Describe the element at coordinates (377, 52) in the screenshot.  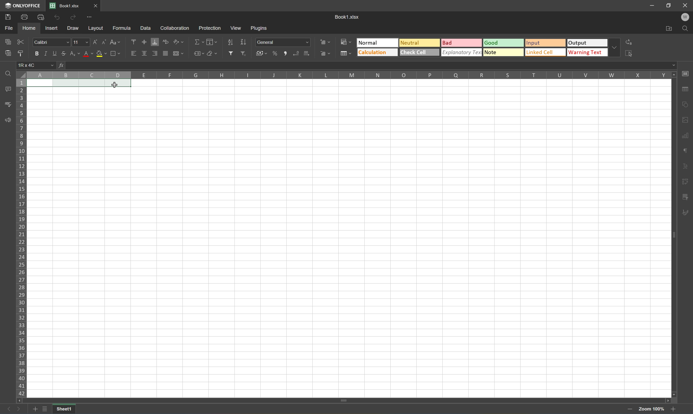
I see `Calculation` at that location.